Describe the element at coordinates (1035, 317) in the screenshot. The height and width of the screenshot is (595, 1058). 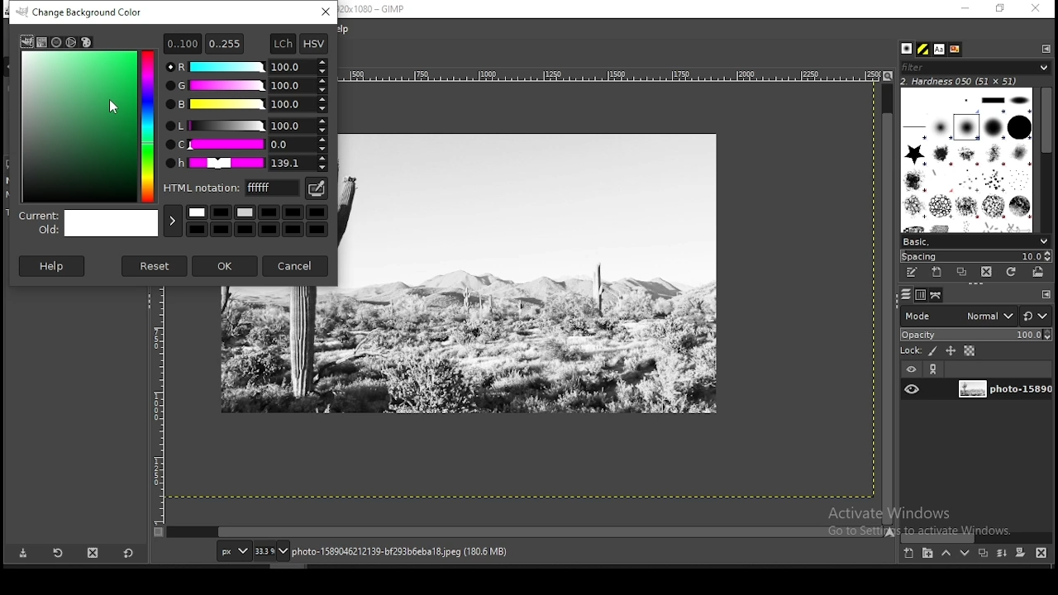
I see `switch to other modes` at that location.